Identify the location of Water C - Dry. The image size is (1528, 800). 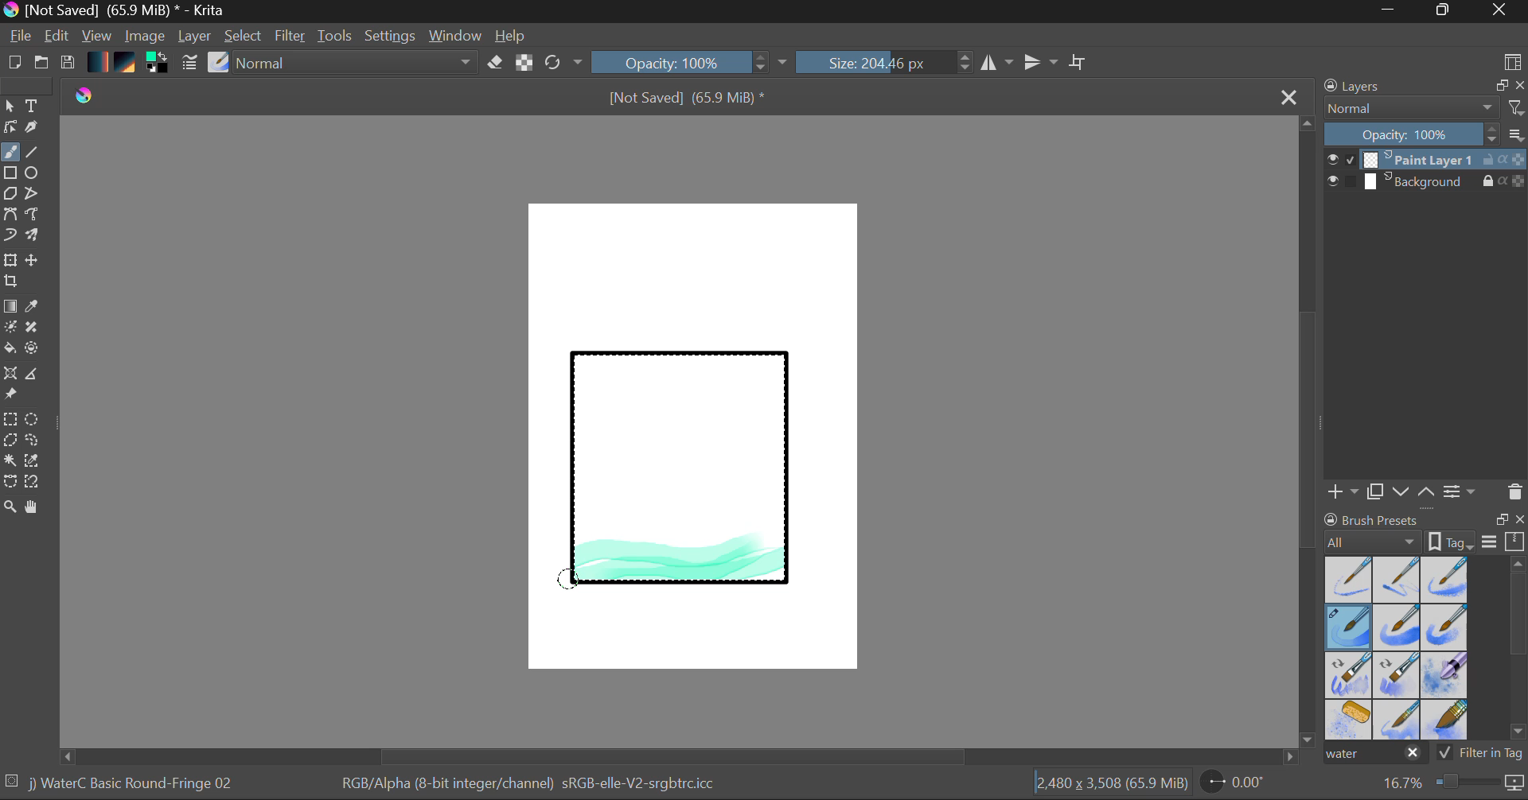
(1350, 578).